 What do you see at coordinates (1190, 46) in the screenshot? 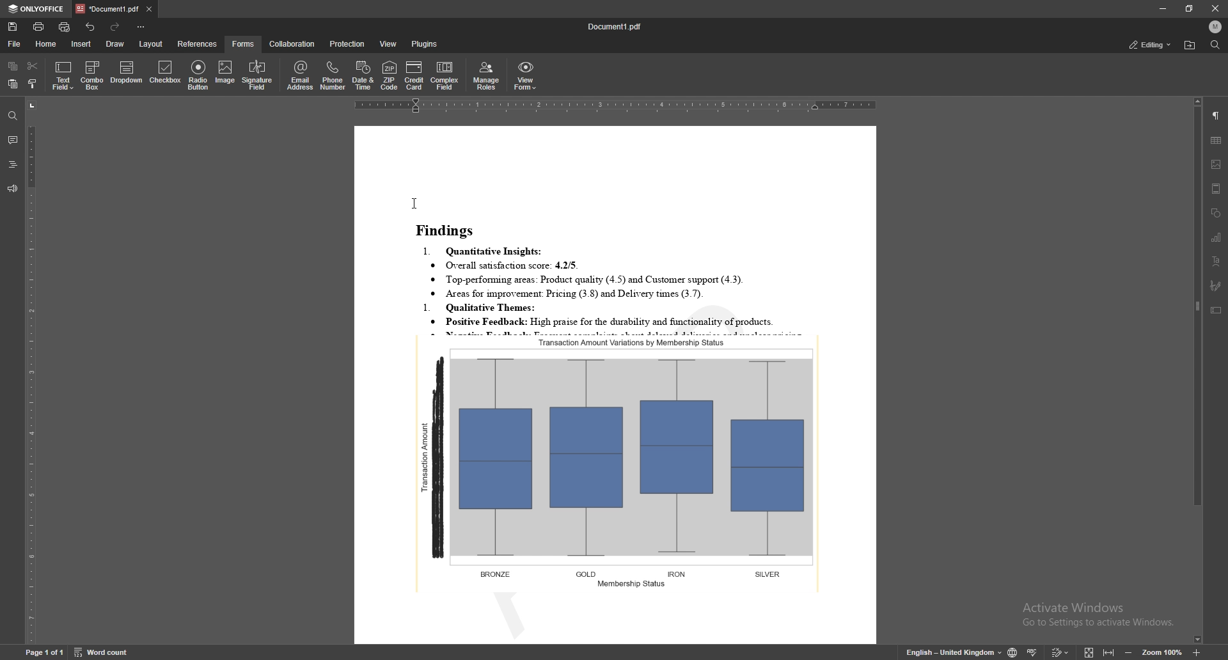
I see `locate file` at bounding box center [1190, 46].